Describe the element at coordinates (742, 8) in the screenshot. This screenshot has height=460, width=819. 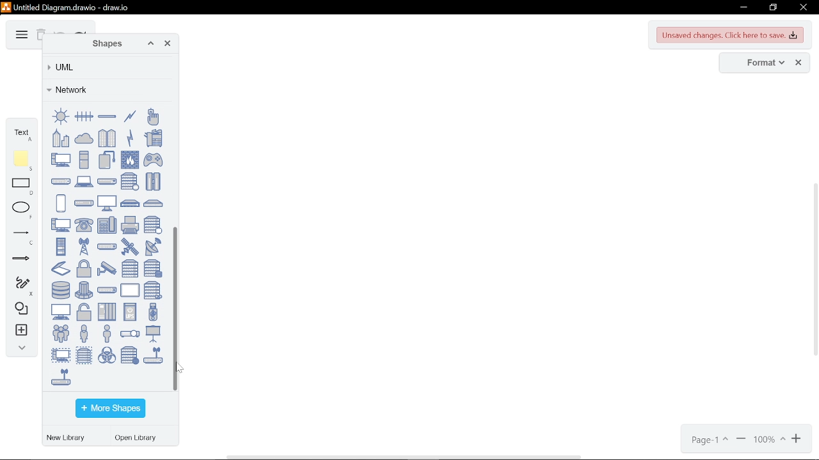
I see `minimize` at that location.